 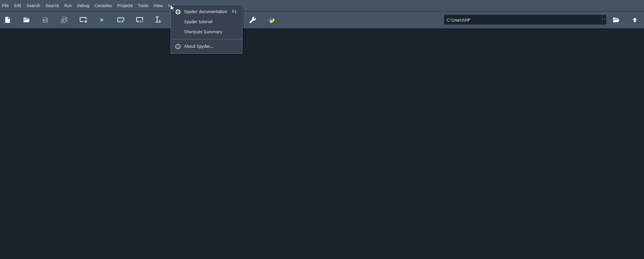 I want to click on File, so click(x=6, y=6).